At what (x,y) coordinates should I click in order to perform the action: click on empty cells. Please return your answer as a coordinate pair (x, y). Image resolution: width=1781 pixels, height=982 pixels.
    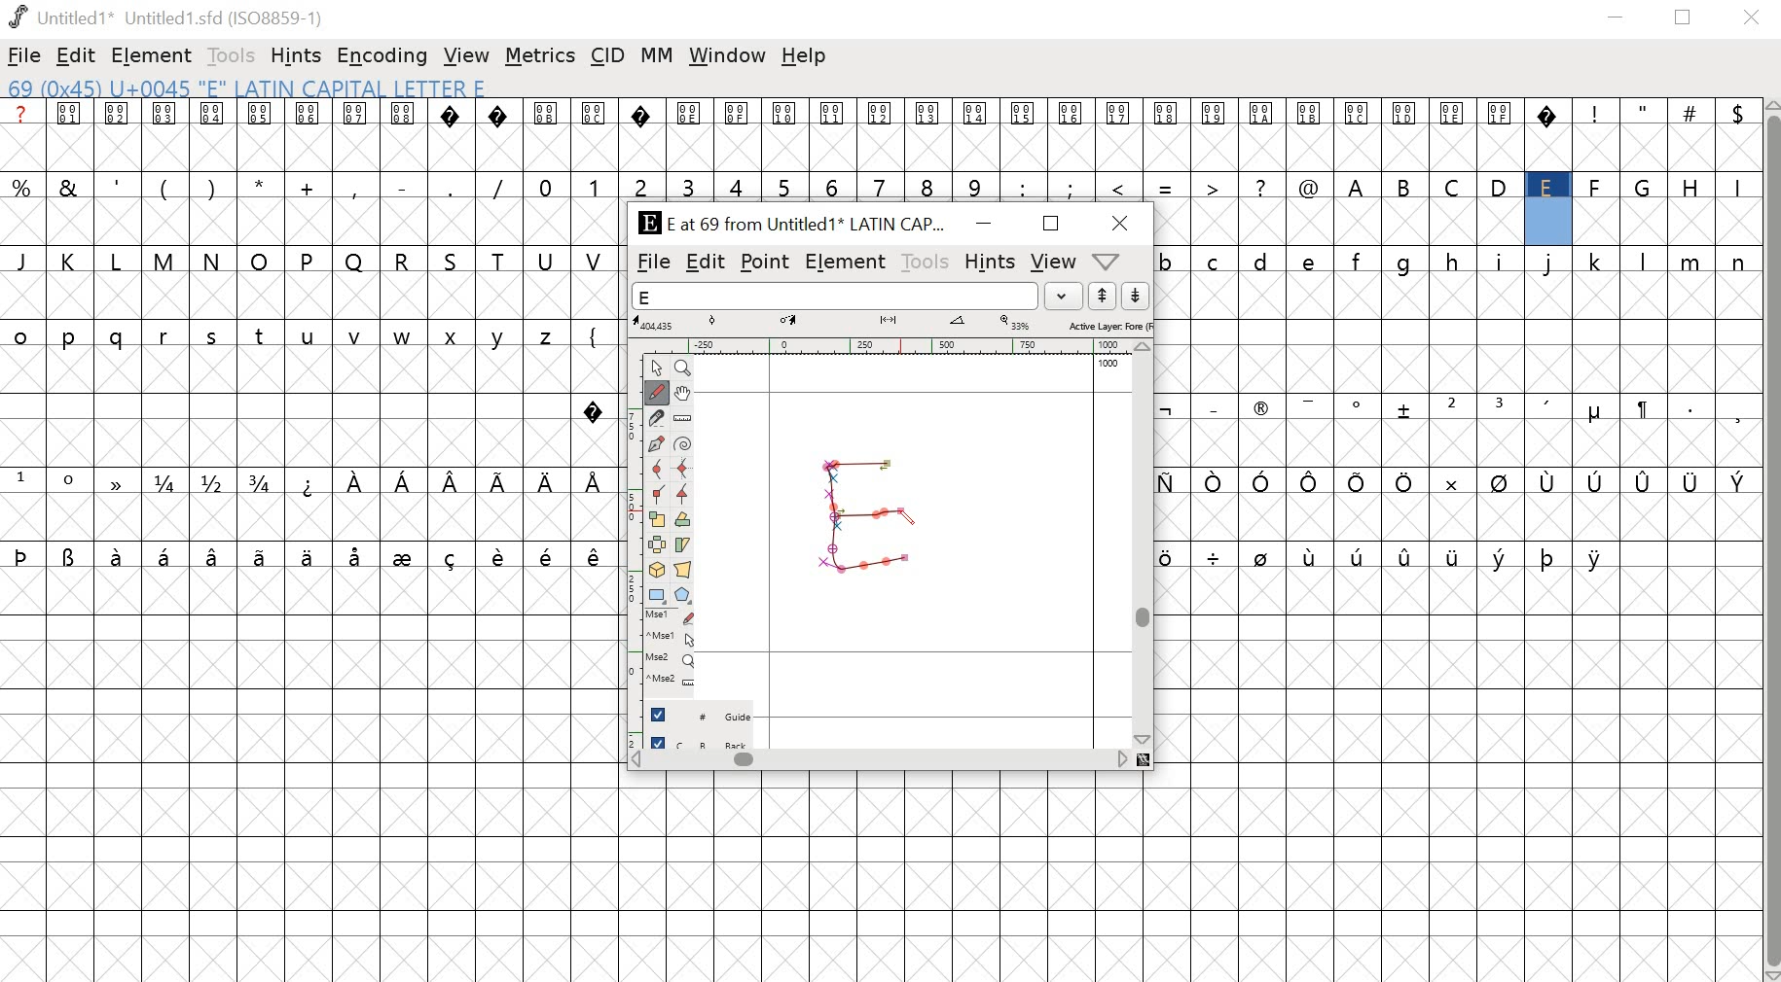
    Looking at the image, I should click on (309, 296).